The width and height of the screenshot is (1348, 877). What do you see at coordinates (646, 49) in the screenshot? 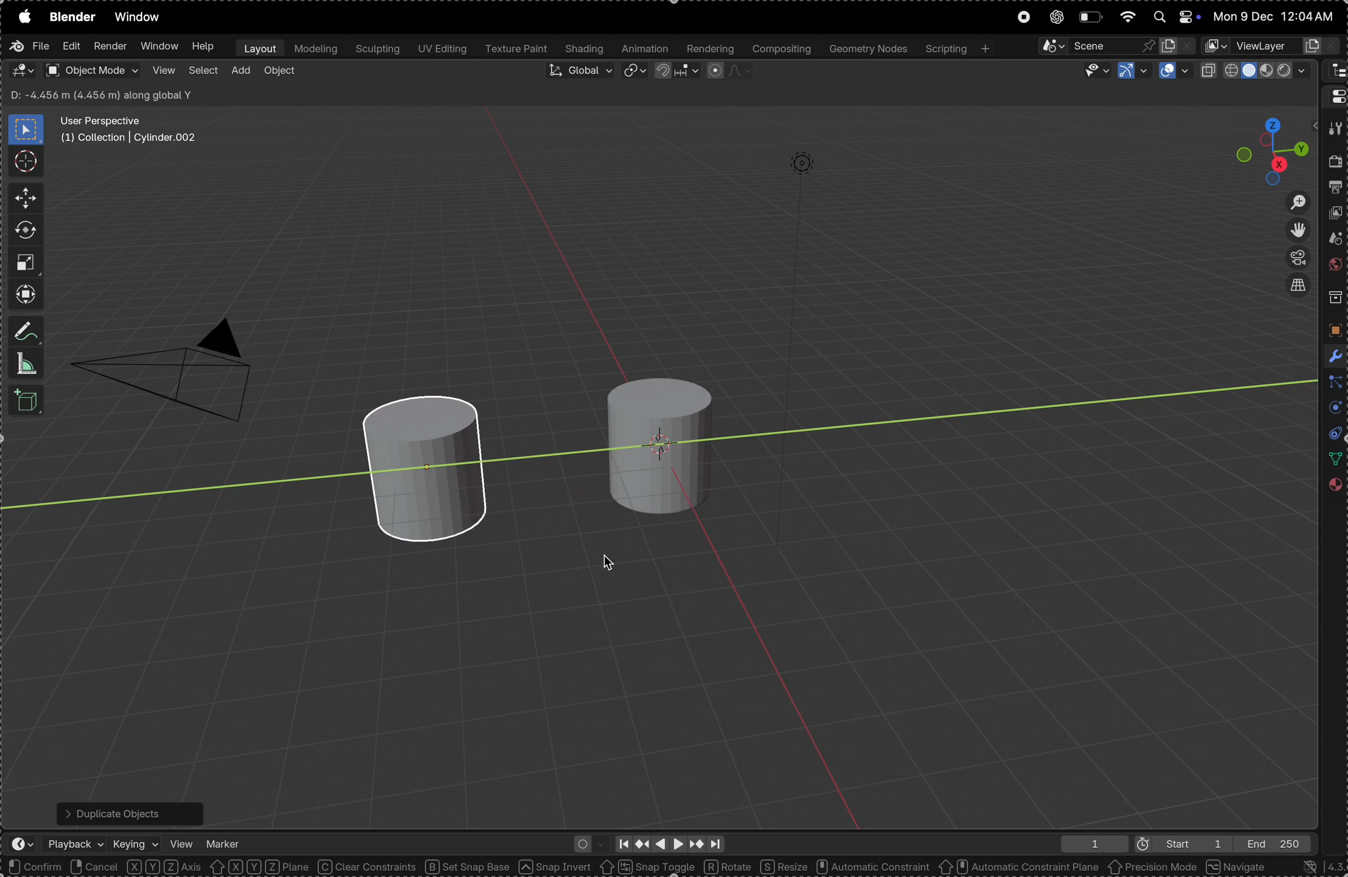
I see `Animation` at bounding box center [646, 49].